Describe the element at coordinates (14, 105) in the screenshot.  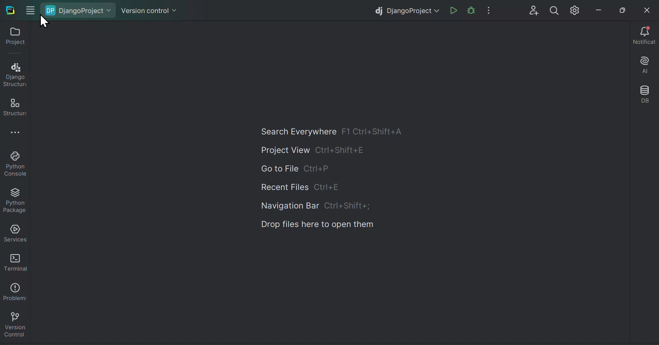
I see `Structures` at that location.